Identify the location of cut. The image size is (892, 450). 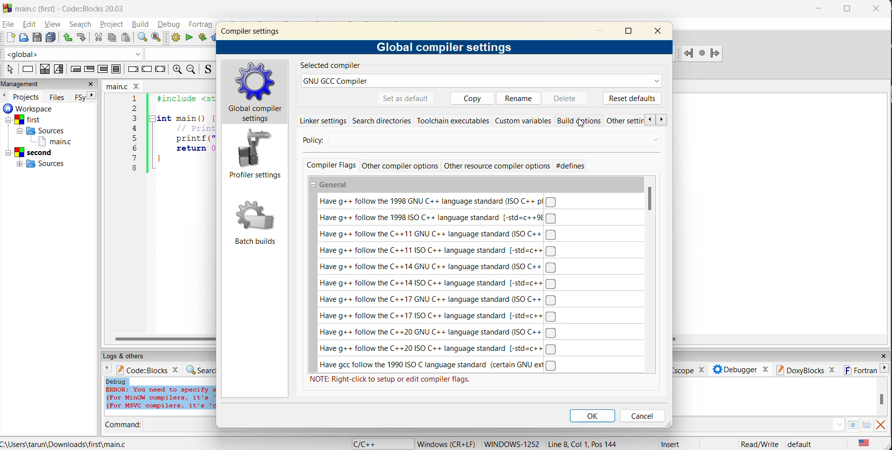
(96, 38).